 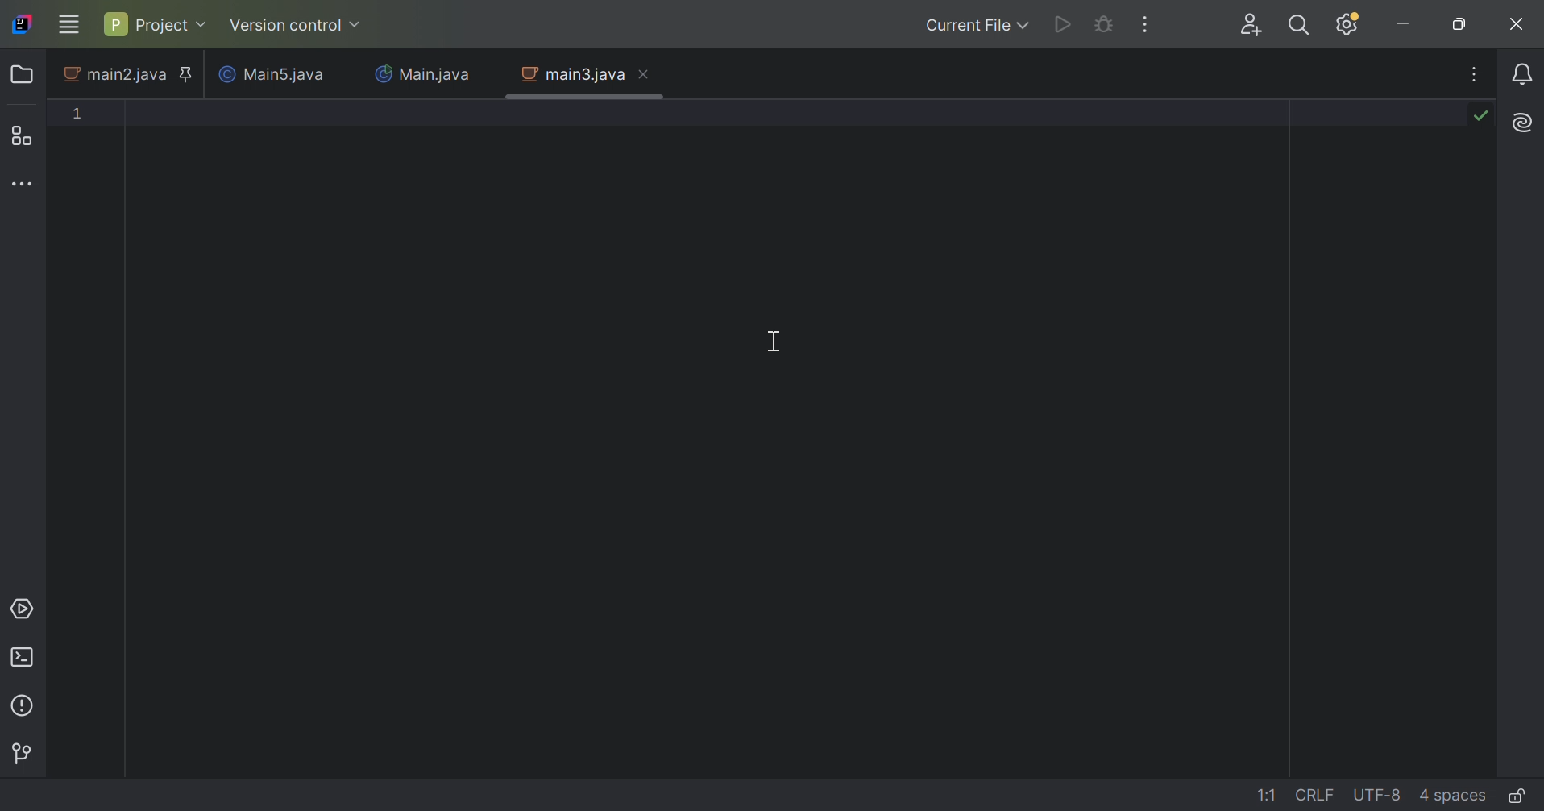 I want to click on Project, so click(x=156, y=25).